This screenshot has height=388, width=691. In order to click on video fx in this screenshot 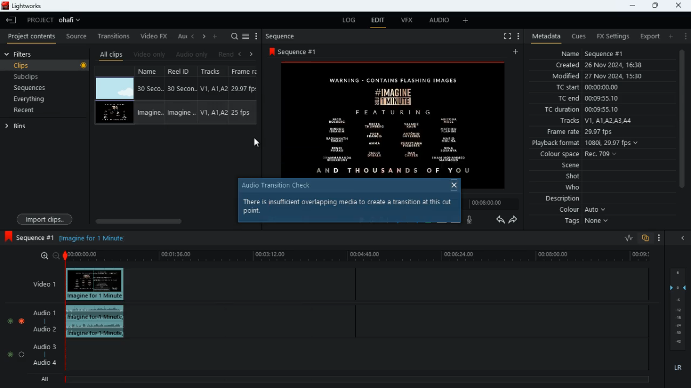, I will do `click(154, 37)`.